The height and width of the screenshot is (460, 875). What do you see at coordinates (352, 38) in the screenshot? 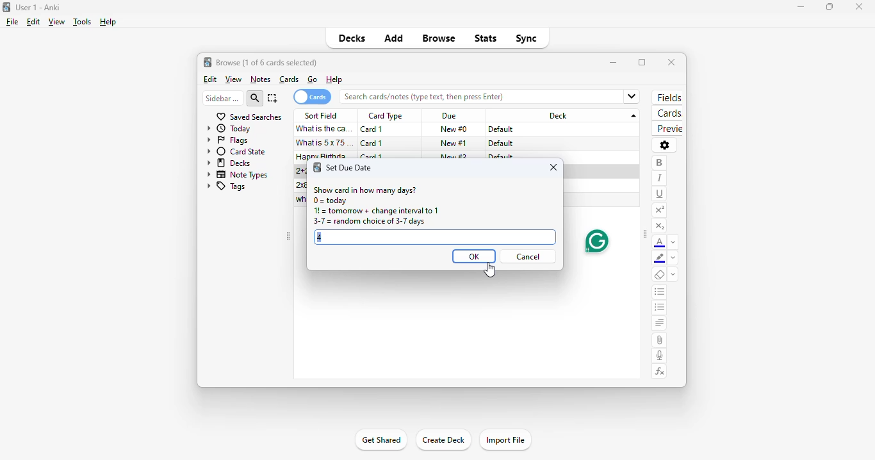
I see `decks` at bounding box center [352, 38].